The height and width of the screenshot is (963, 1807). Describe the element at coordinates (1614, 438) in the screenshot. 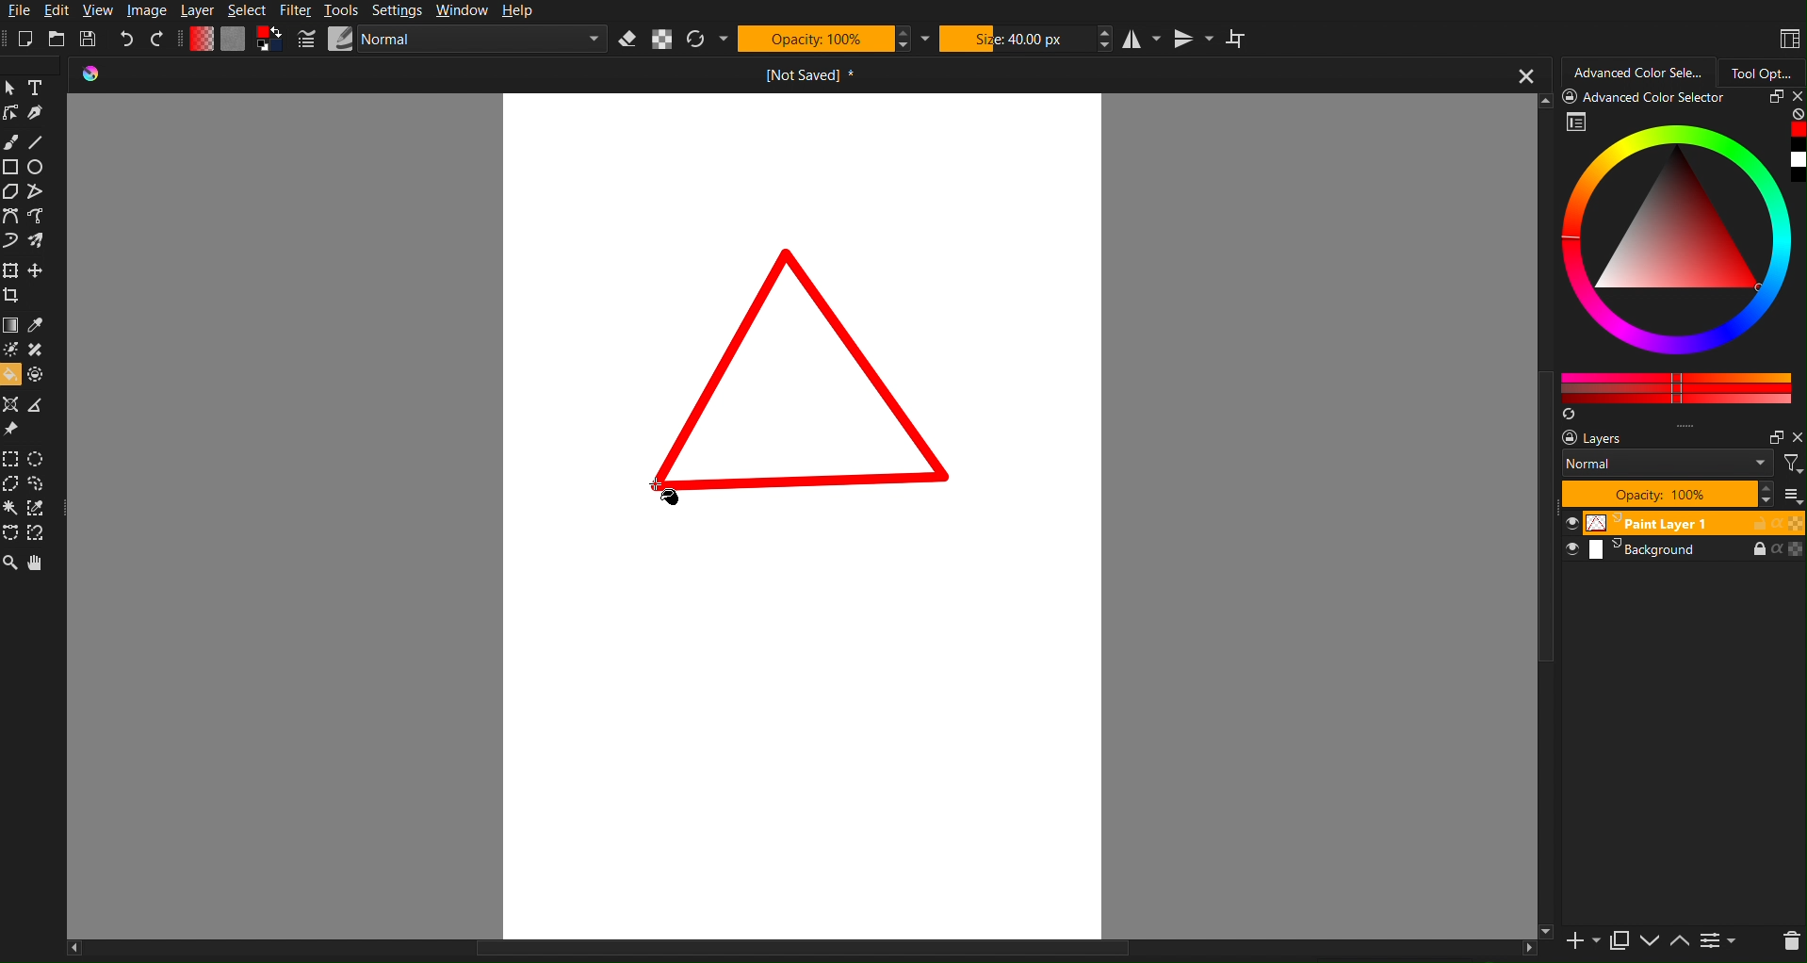

I see `layers` at that location.